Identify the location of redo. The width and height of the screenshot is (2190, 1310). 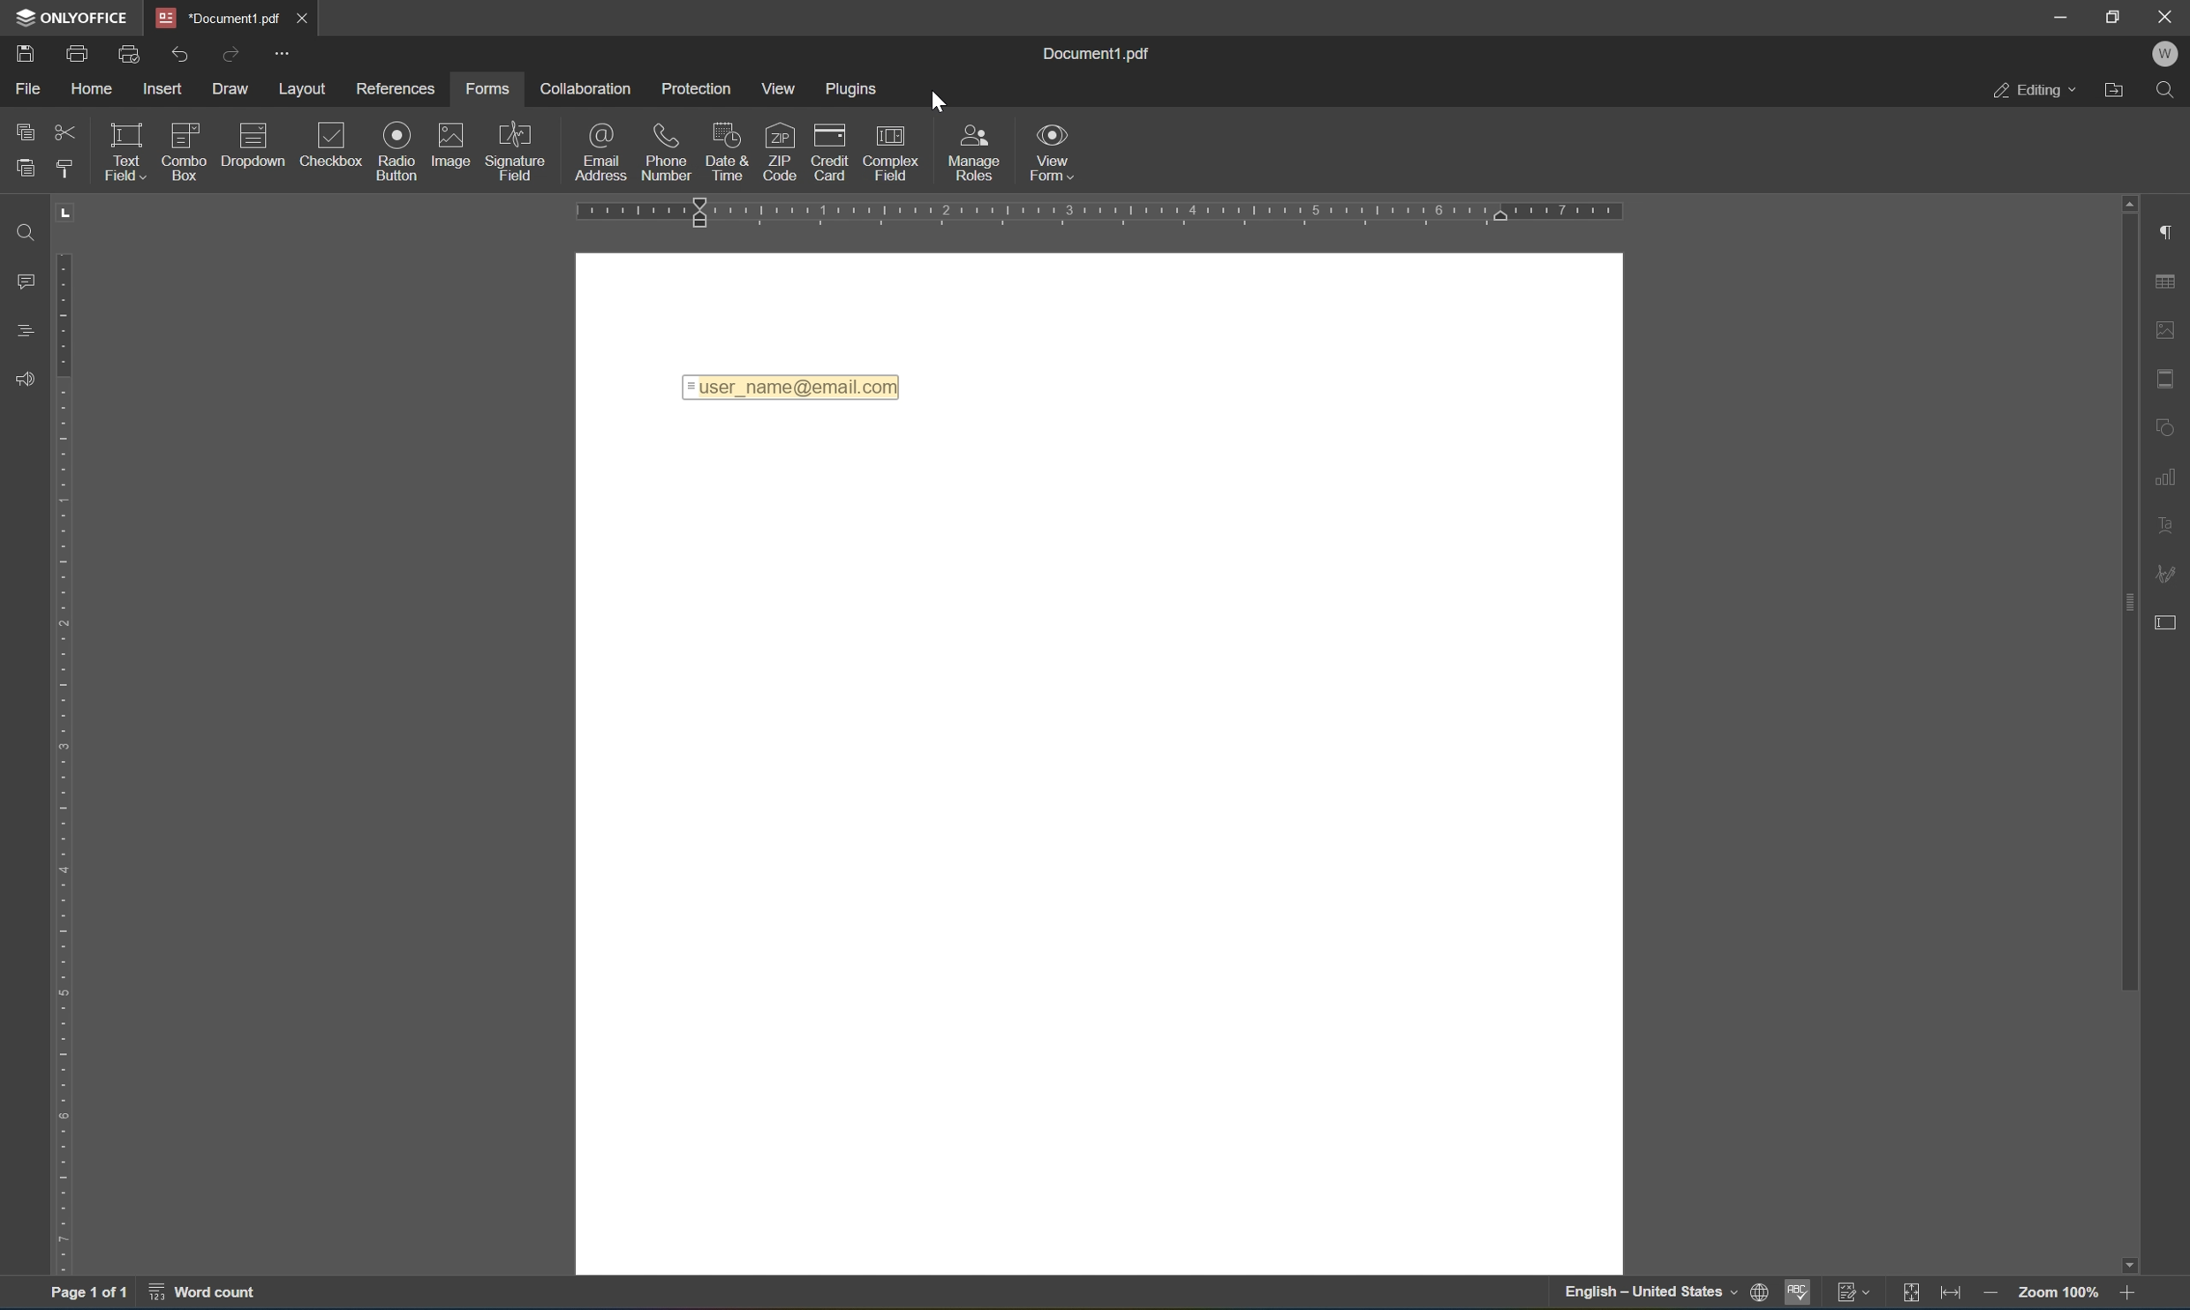
(235, 53).